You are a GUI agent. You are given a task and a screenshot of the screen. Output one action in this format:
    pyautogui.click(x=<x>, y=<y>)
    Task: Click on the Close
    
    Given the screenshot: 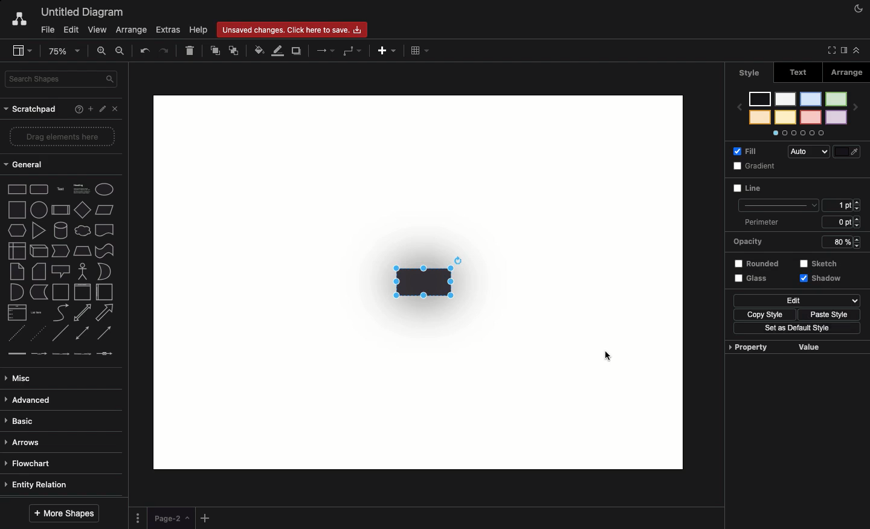 What is the action you would take?
    pyautogui.click(x=114, y=111)
    